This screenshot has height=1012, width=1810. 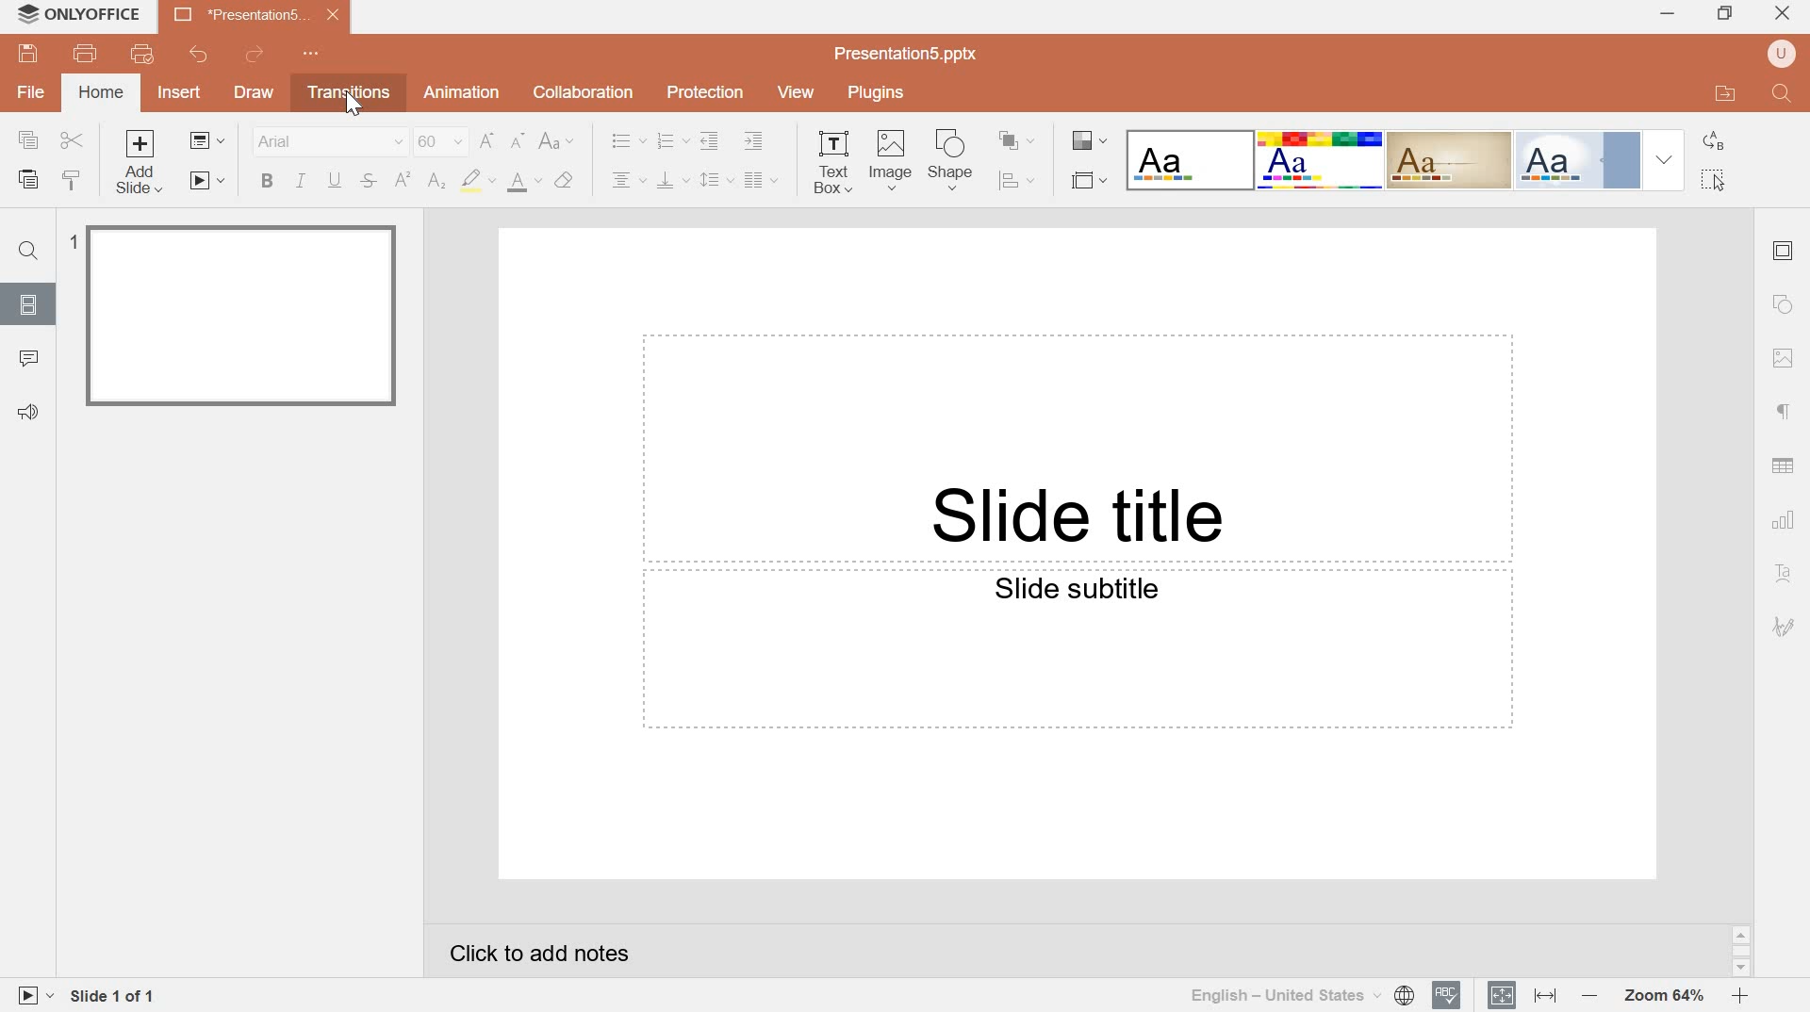 I want to click on Home, so click(x=102, y=90).